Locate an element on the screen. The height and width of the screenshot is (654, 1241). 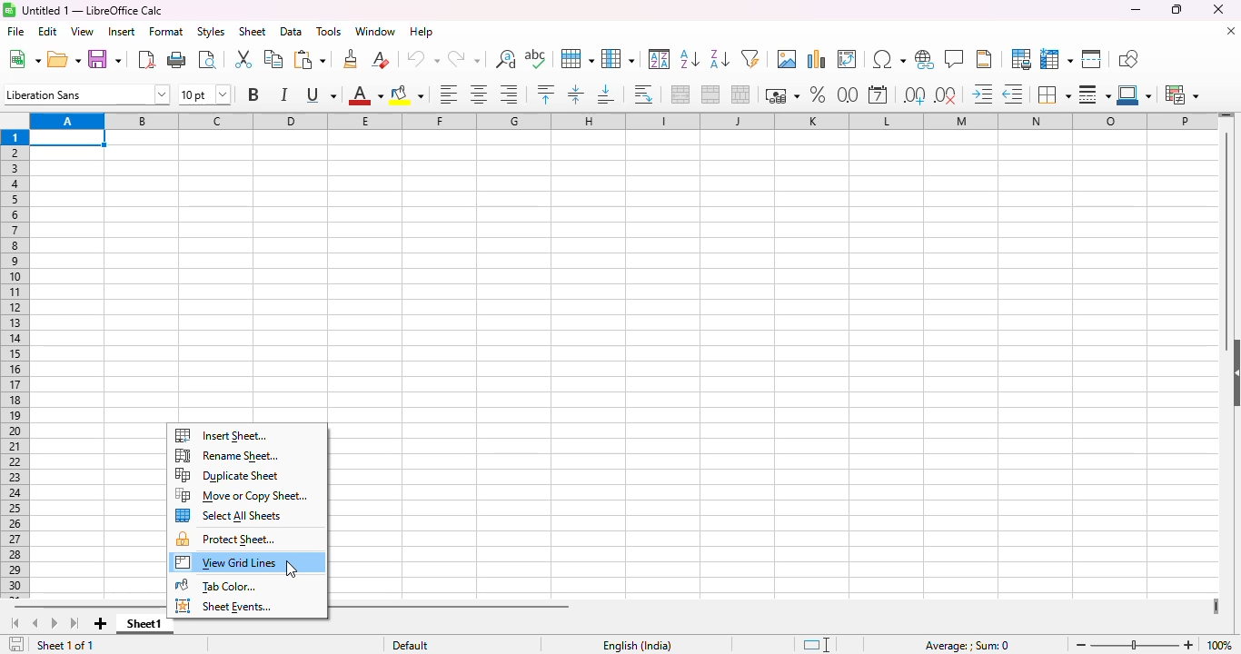
merge and center or unmerge cells depending on the current toggle state is located at coordinates (681, 94).